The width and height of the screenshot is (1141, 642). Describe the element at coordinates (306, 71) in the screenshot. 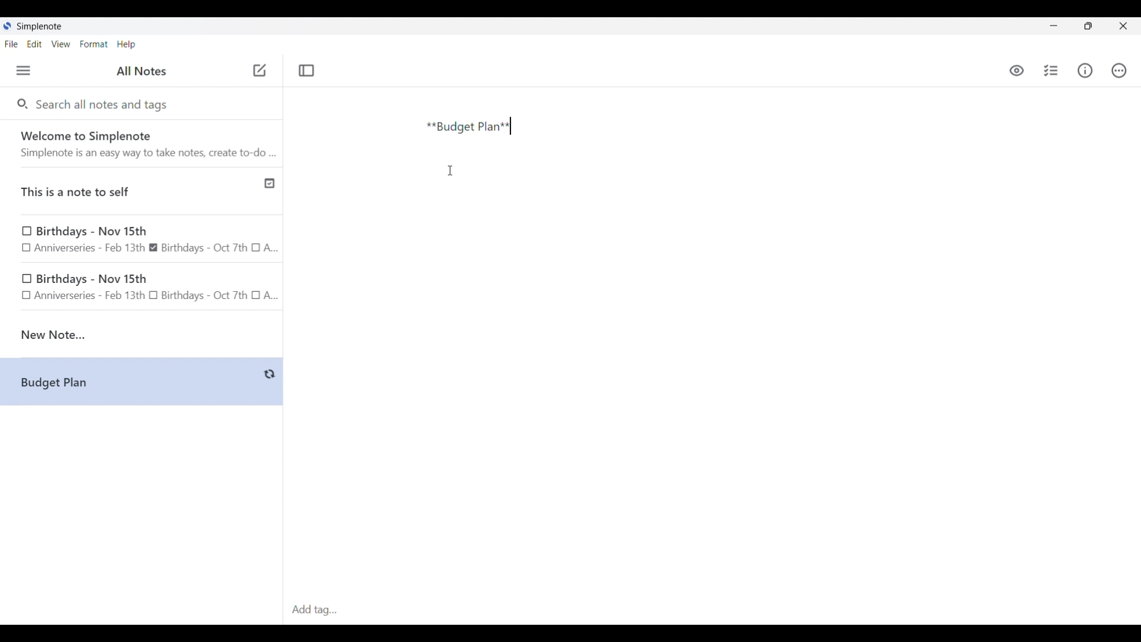

I see `Toggle focus mode` at that location.